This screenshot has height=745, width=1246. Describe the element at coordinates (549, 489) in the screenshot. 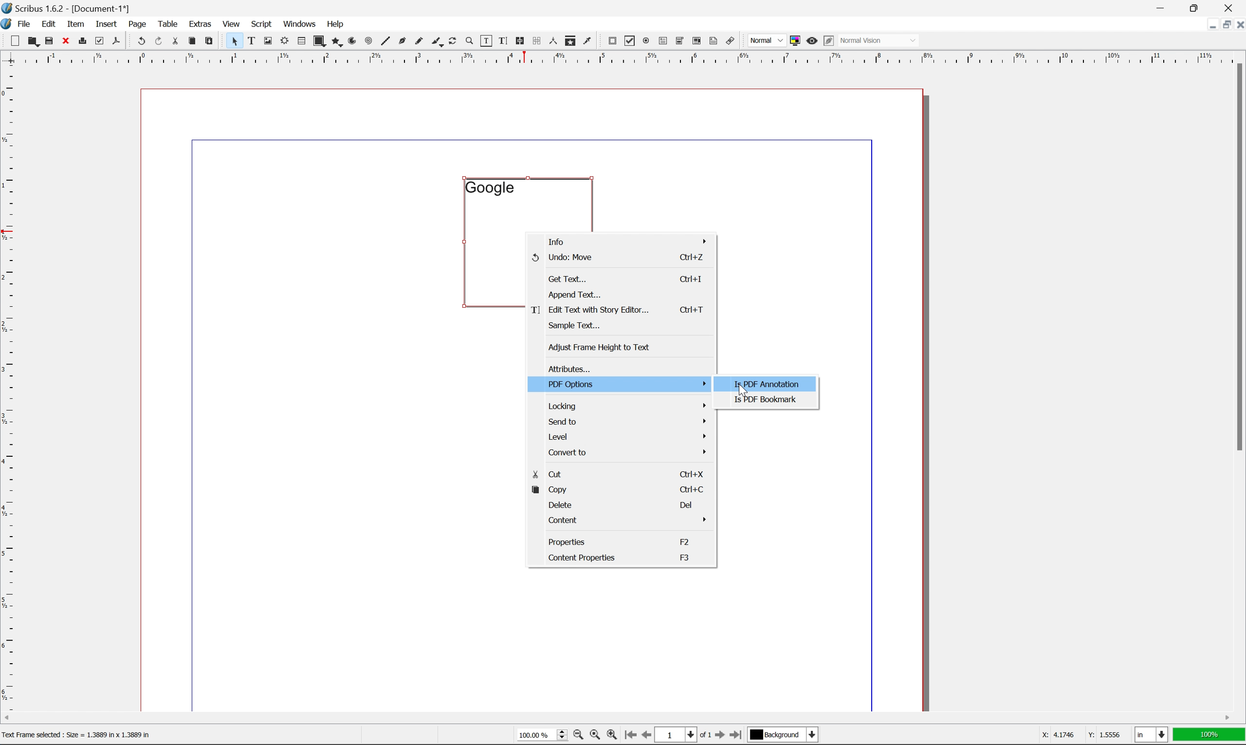

I see `copy` at that location.